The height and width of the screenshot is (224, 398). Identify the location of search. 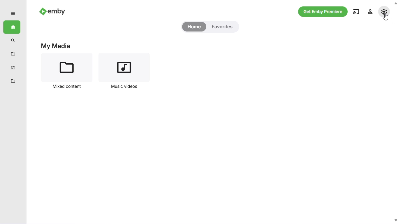
(13, 41).